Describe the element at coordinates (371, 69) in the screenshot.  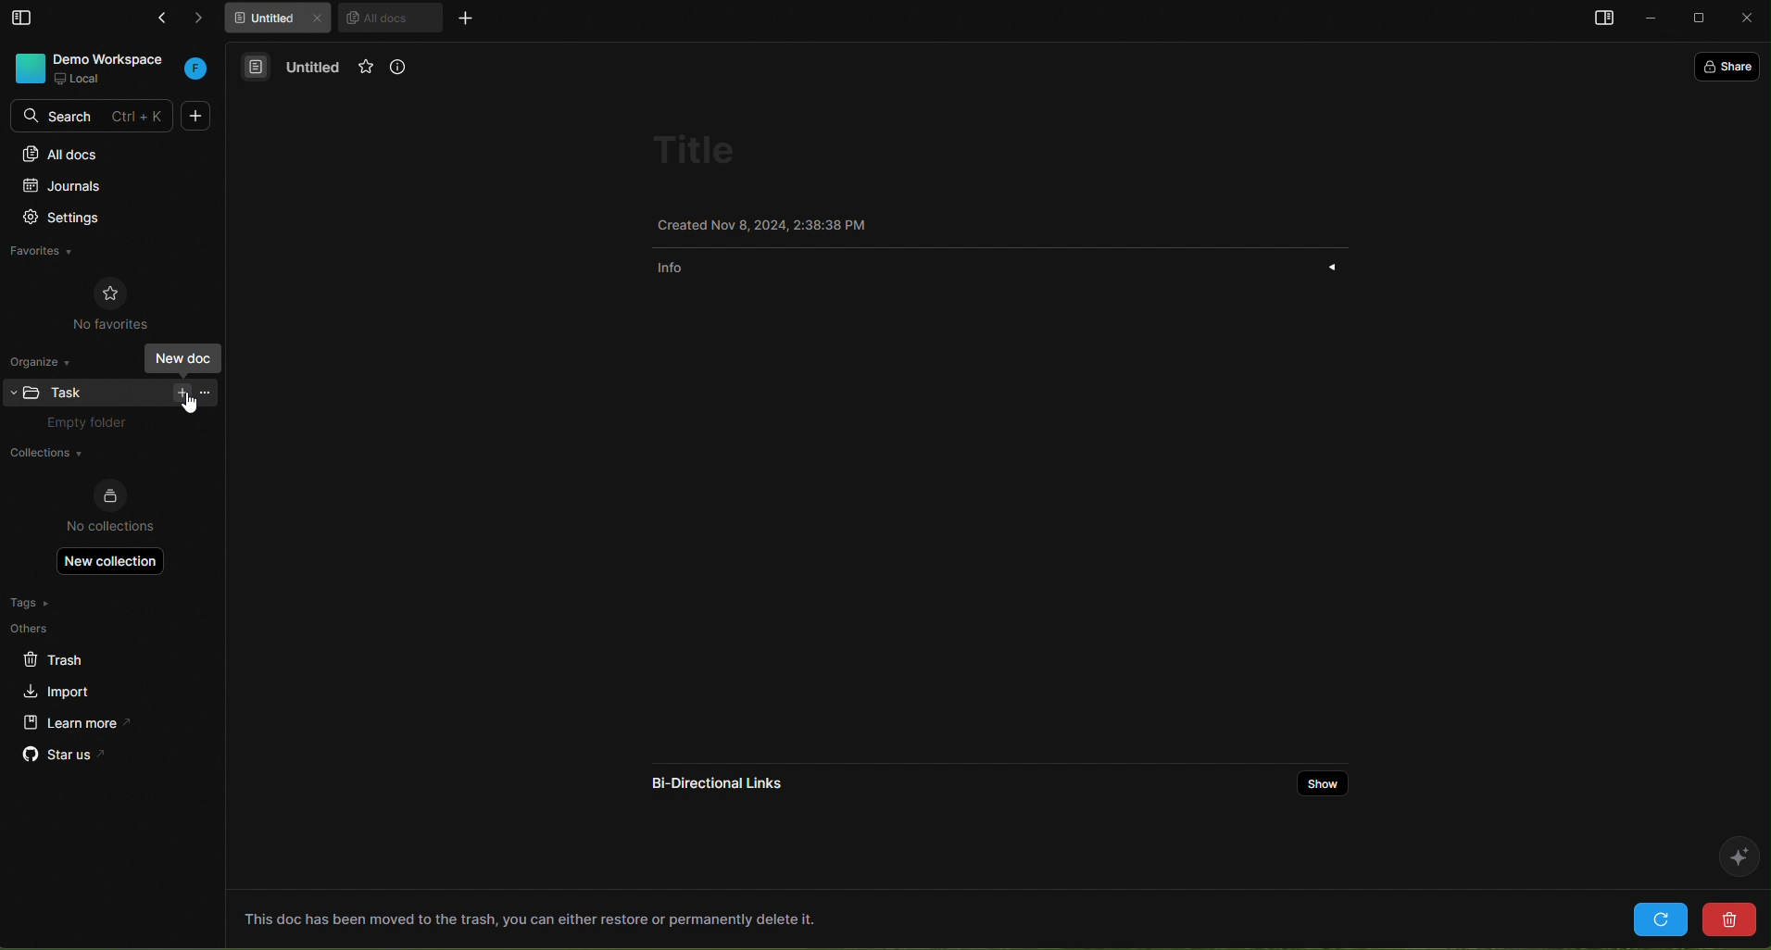
I see `favorites` at that location.